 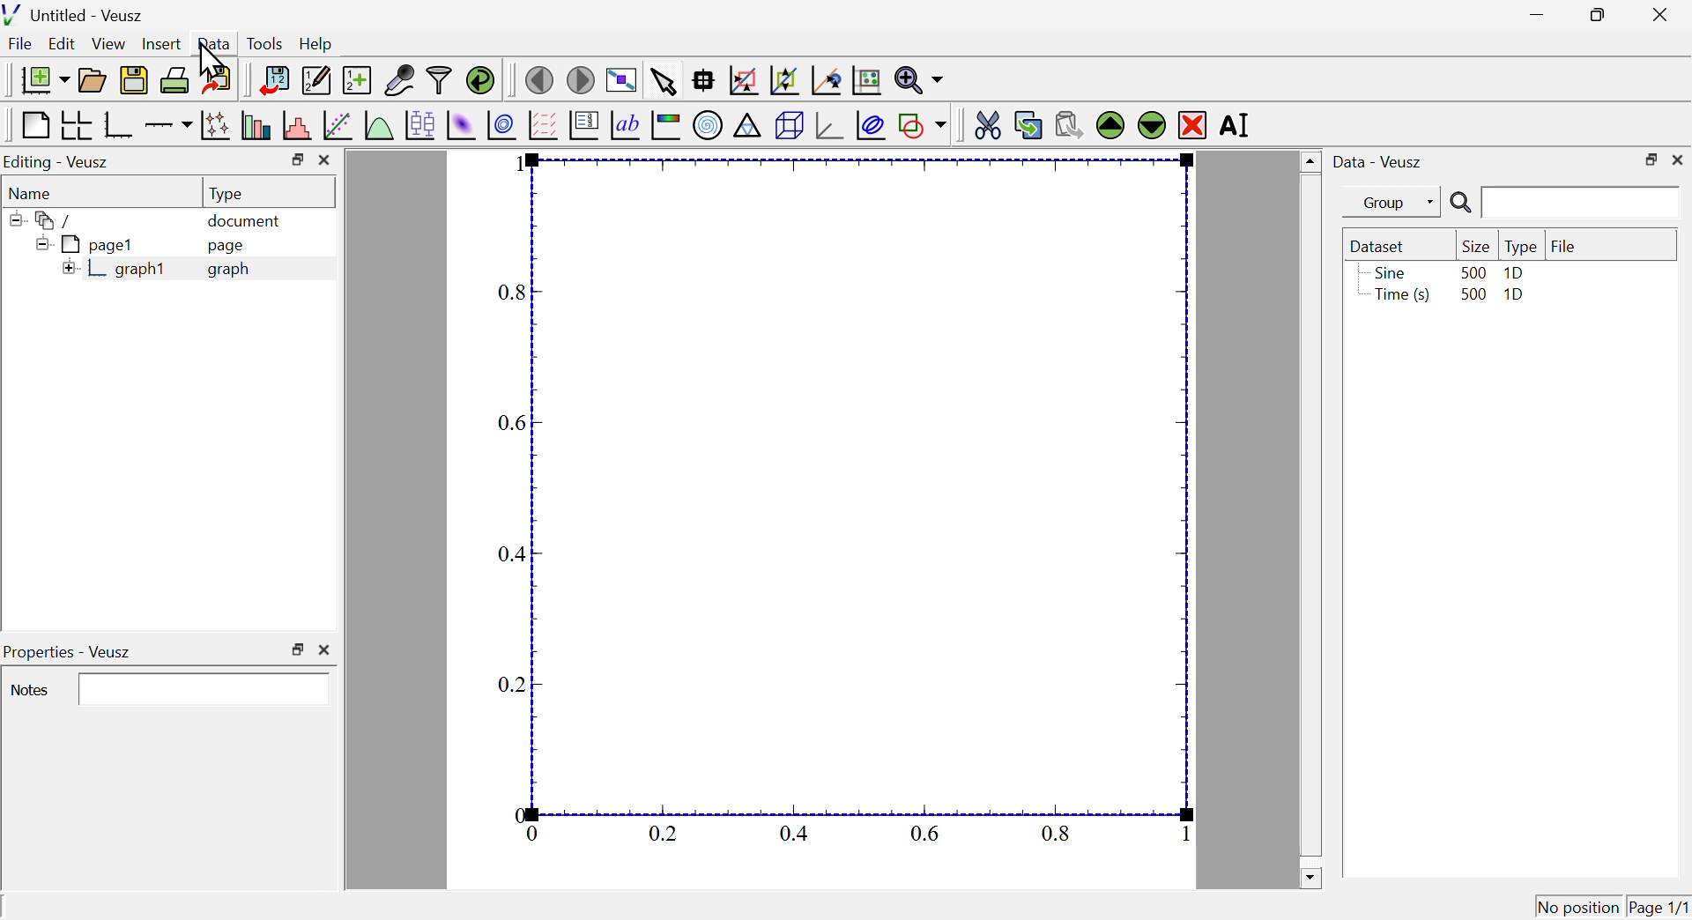 What do you see at coordinates (918, 80) in the screenshot?
I see `zoom functions` at bounding box center [918, 80].